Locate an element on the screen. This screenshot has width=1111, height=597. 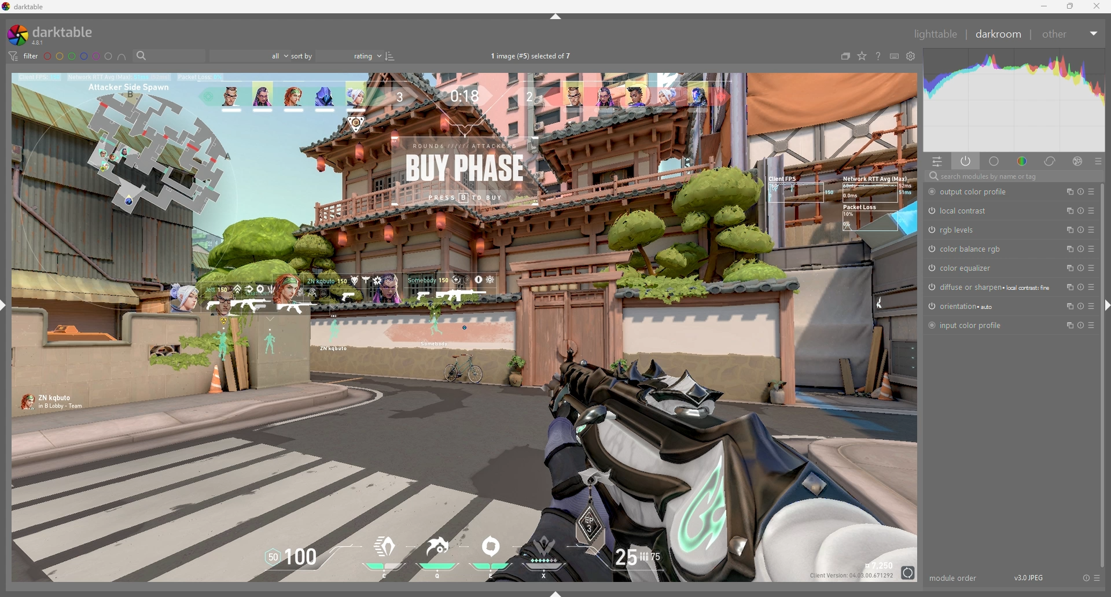
multiple instances actions is located at coordinates (1066, 287).